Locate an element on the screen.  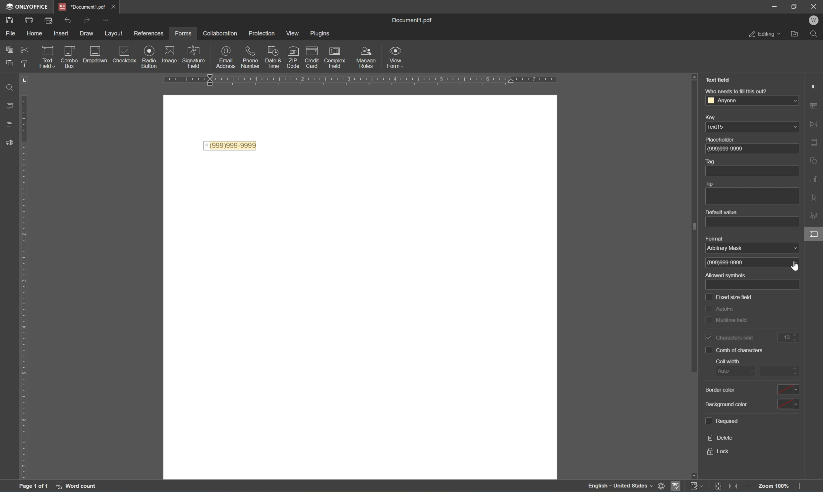
find is located at coordinates (816, 34).